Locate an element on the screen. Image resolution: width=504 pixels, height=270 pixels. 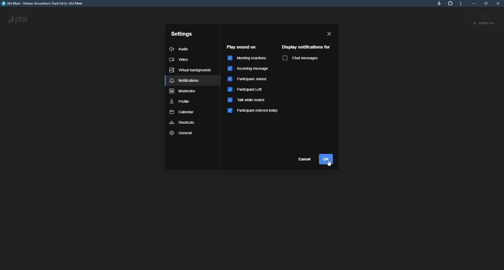
general is located at coordinates (182, 133).